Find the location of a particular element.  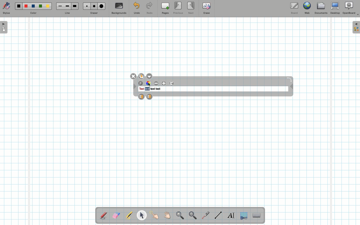

Layer down is located at coordinates (150, 96).